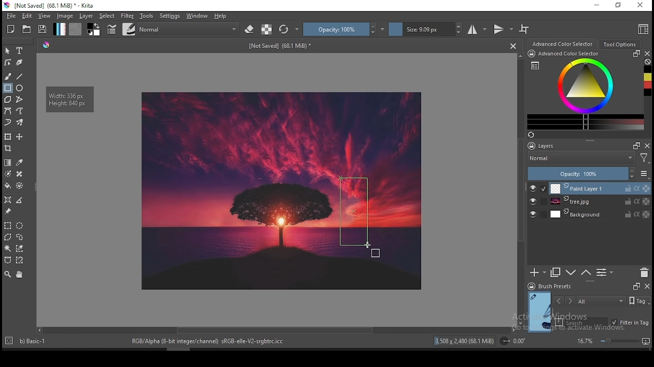 This screenshot has width=654, height=367. What do you see at coordinates (8, 51) in the screenshot?
I see `selectshapes tool` at bounding box center [8, 51].